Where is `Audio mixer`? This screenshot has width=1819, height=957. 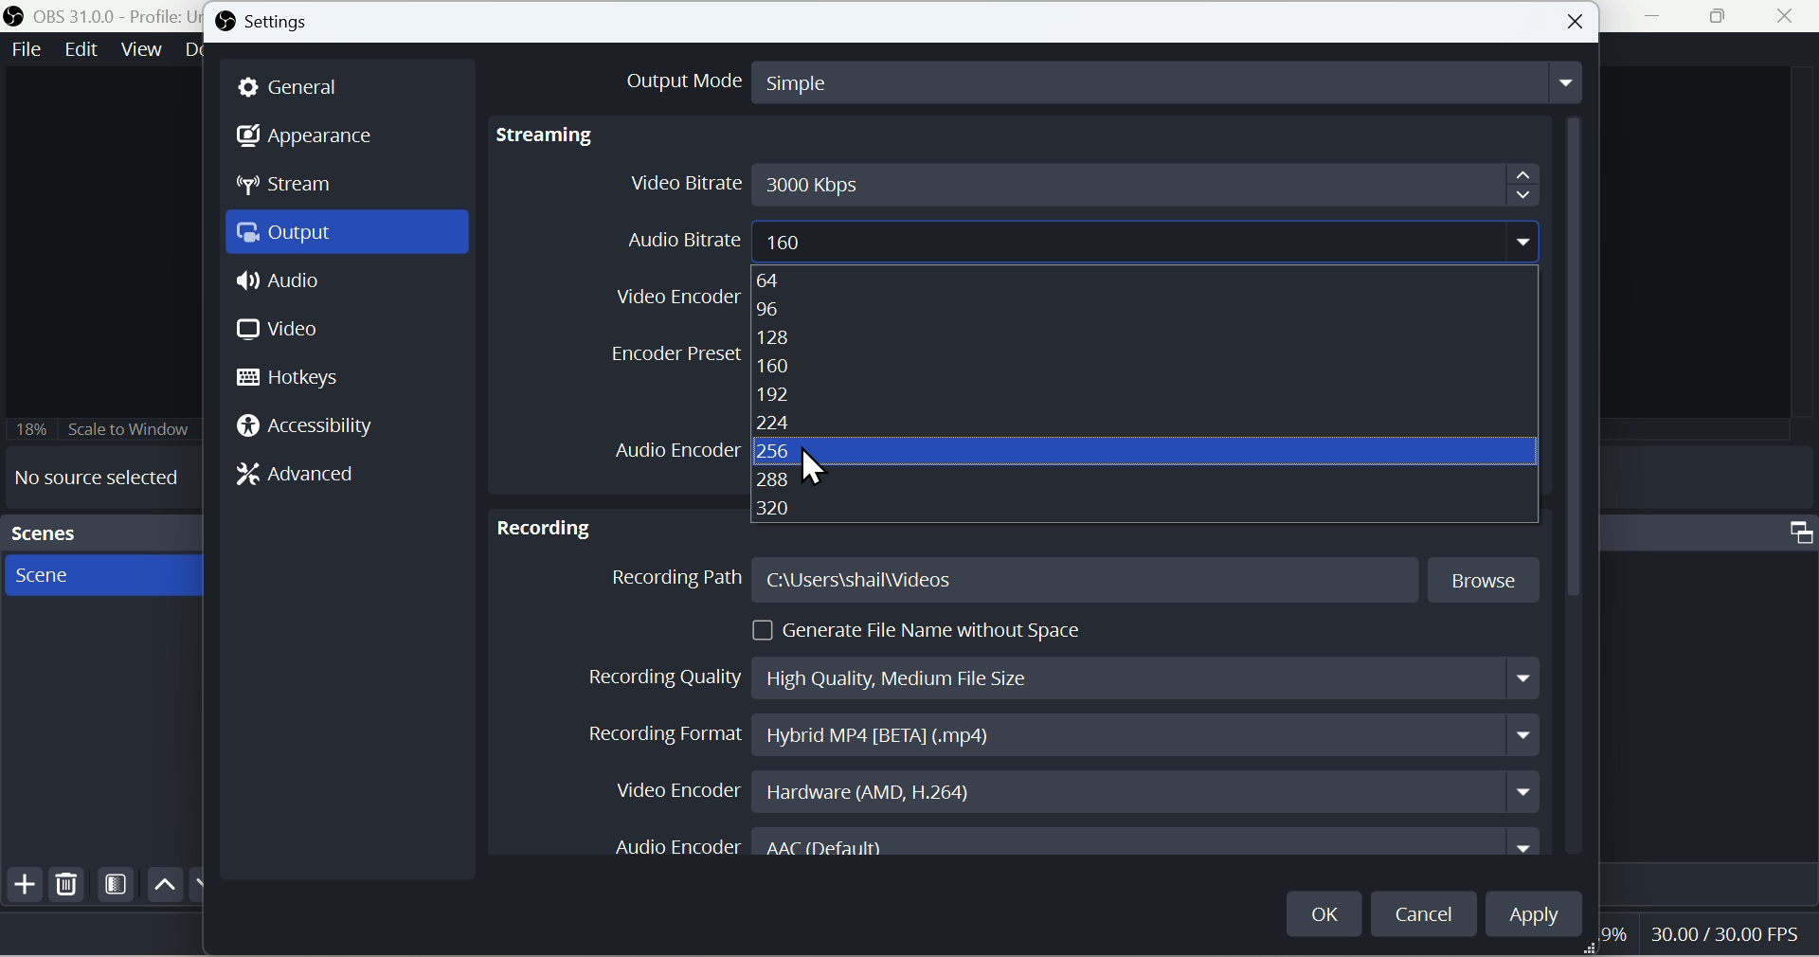 Audio mixer is located at coordinates (1715, 530).